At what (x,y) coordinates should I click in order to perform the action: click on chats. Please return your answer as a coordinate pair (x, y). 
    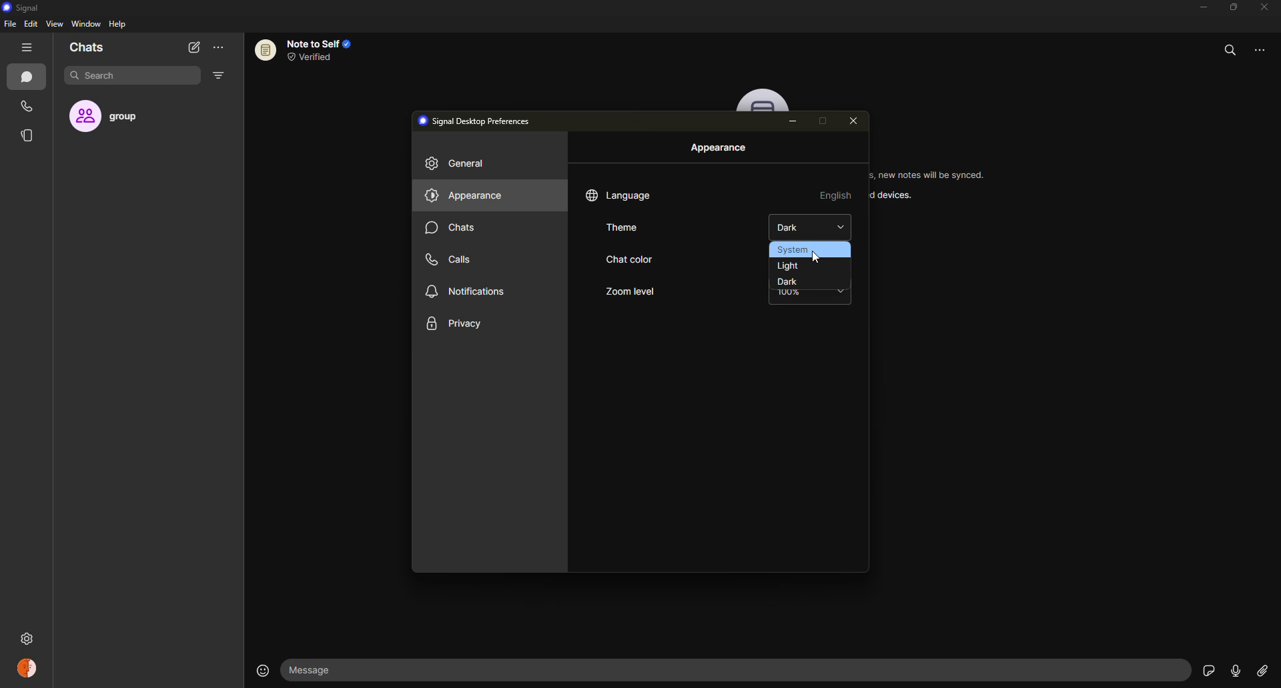
    Looking at the image, I should click on (30, 78).